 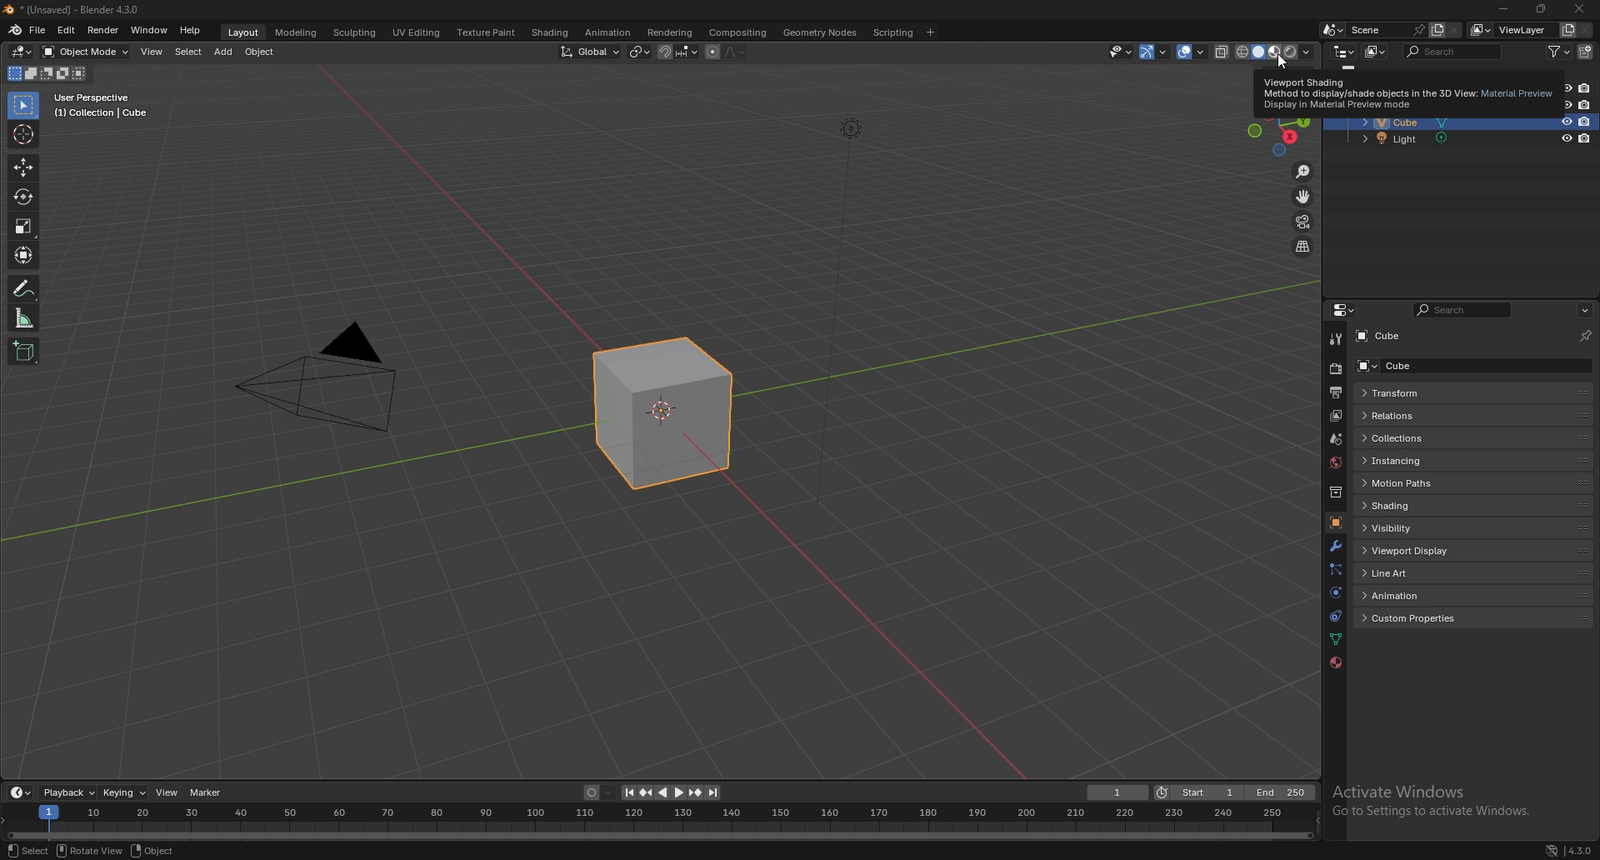 I want to click on pin, so click(x=1584, y=336).